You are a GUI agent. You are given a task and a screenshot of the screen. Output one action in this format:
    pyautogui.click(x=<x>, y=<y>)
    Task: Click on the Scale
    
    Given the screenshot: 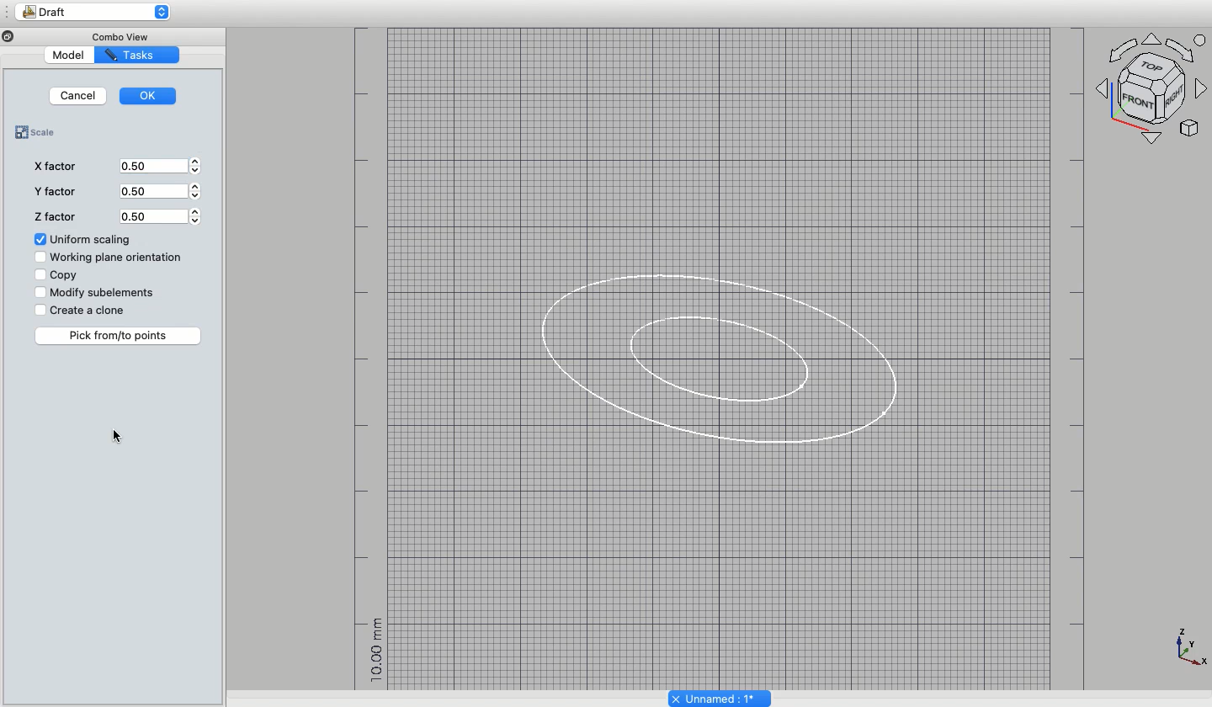 What is the action you would take?
    pyautogui.click(x=41, y=130)
    